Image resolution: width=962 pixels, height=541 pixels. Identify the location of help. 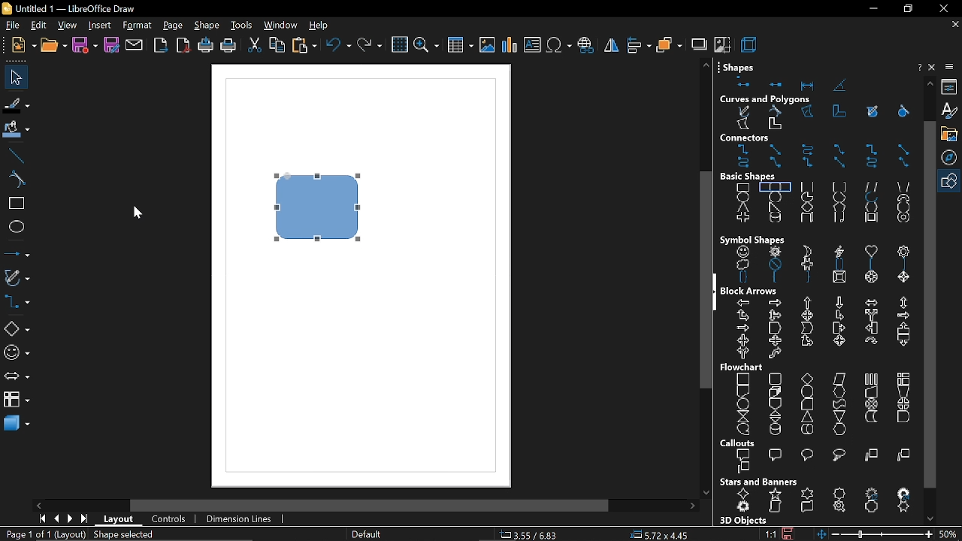
(918, 68).